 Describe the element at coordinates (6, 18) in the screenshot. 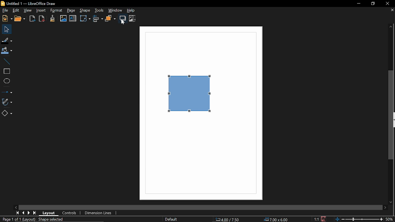

I see `New` at that location.